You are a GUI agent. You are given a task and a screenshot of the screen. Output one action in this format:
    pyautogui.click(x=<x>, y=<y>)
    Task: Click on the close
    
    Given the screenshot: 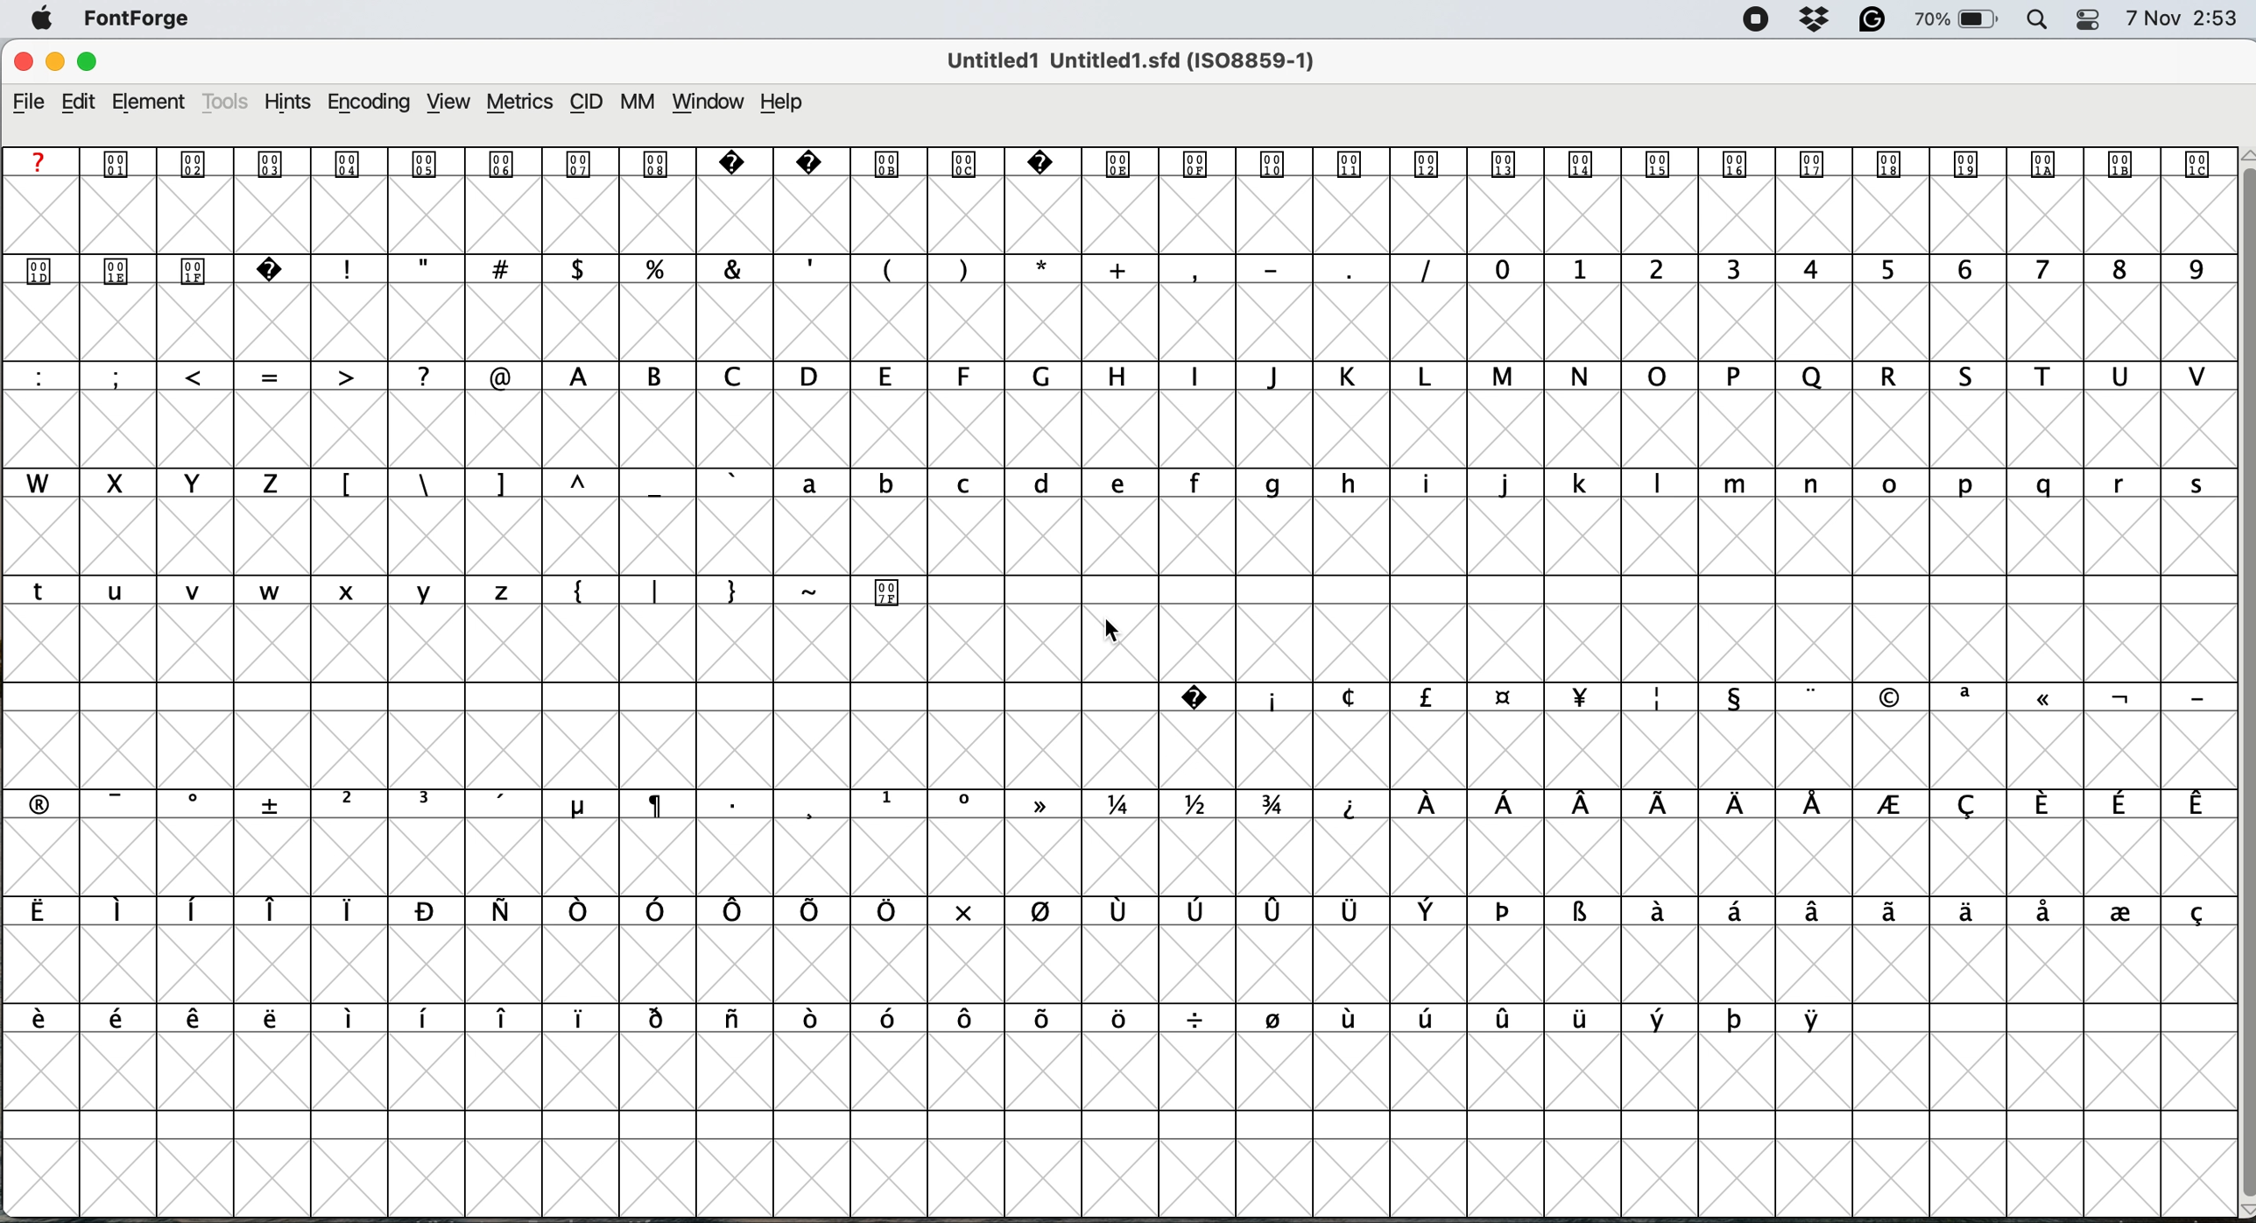 What is the action you would take?
    pyautogui.click(x=22, y=64)
    